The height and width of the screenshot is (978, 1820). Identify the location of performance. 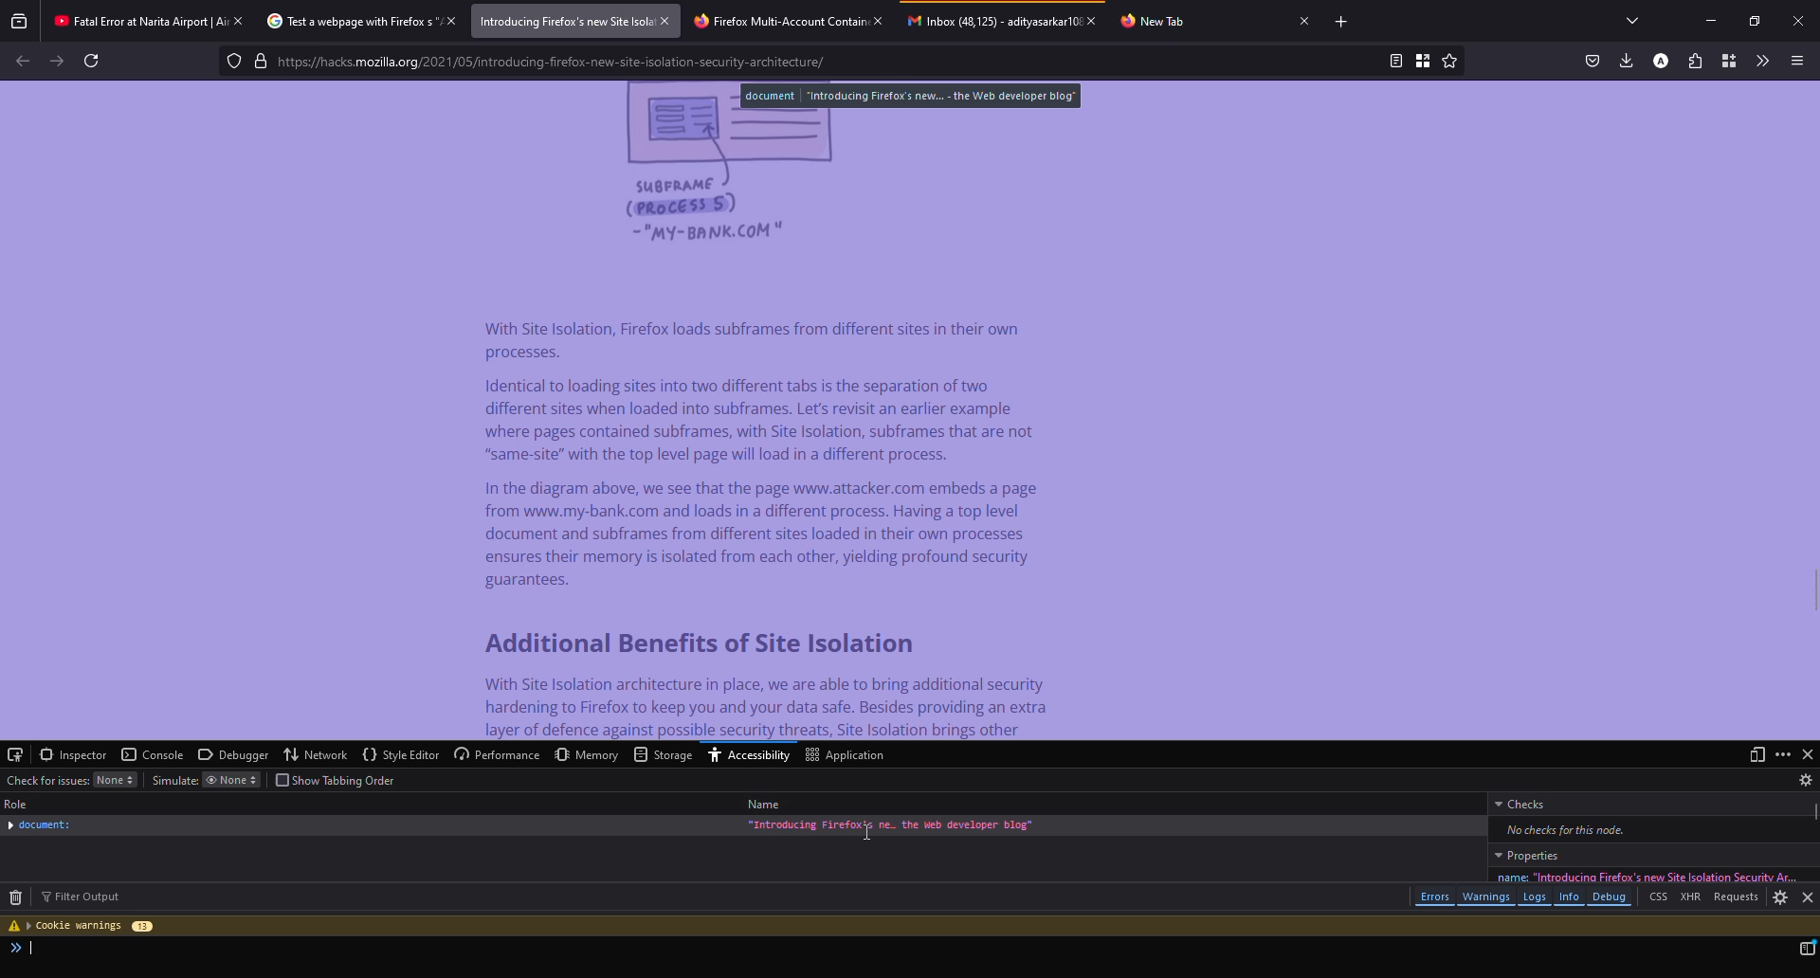
(498, 754).